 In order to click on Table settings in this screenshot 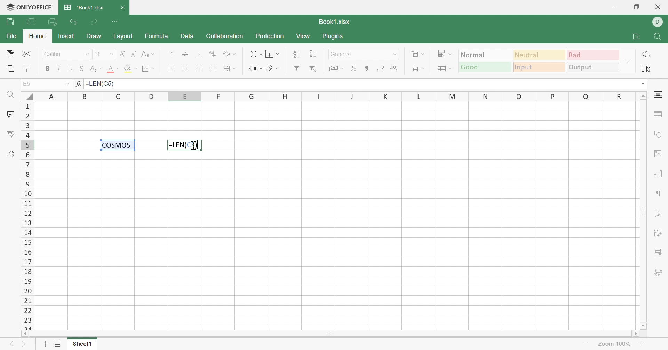, I will do `click(658, 114)`.